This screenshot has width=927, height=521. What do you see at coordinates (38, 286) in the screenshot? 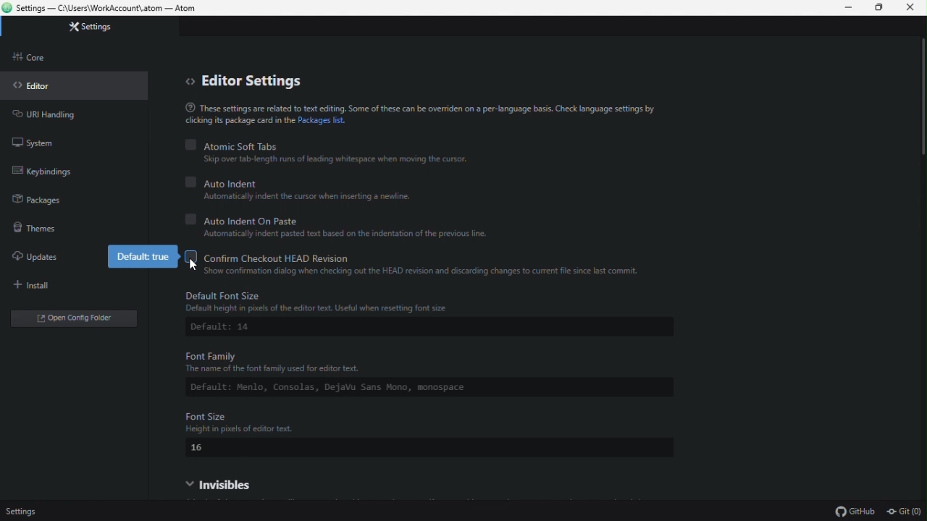
I see `Install` at bounding box center [38, 286].